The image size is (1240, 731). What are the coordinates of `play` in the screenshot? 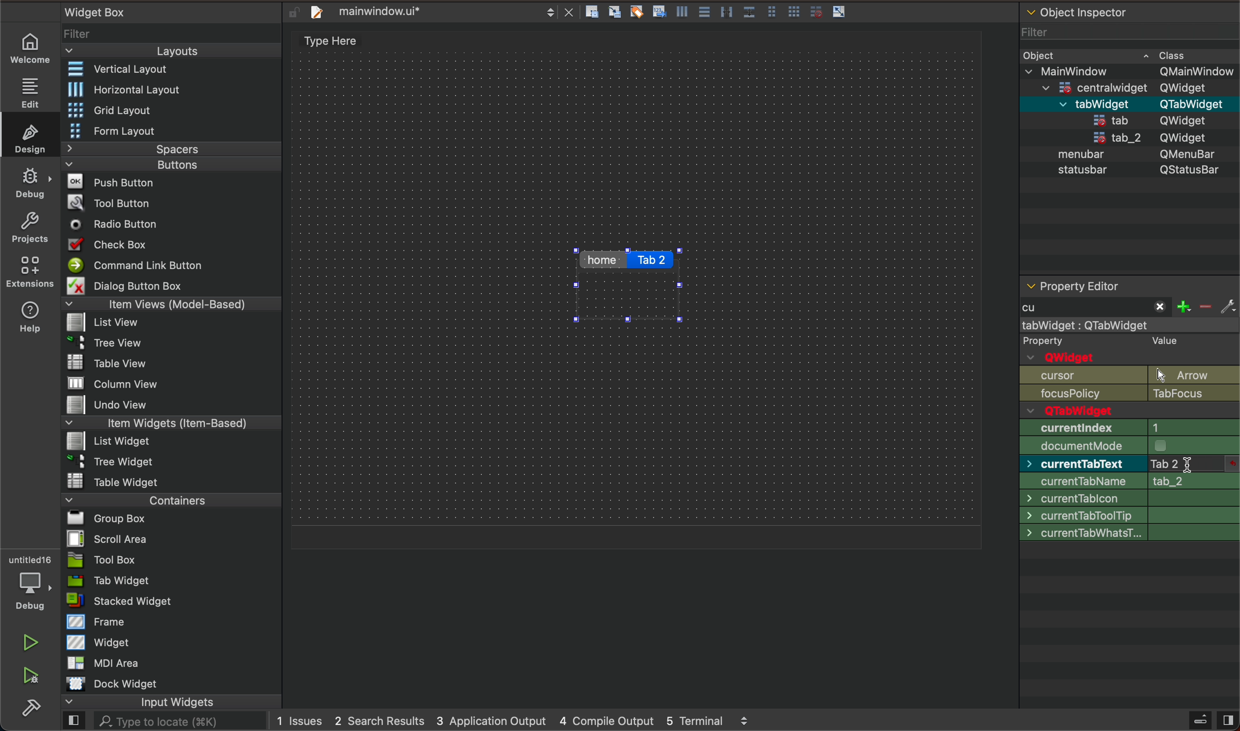 It's located at (30, 644).